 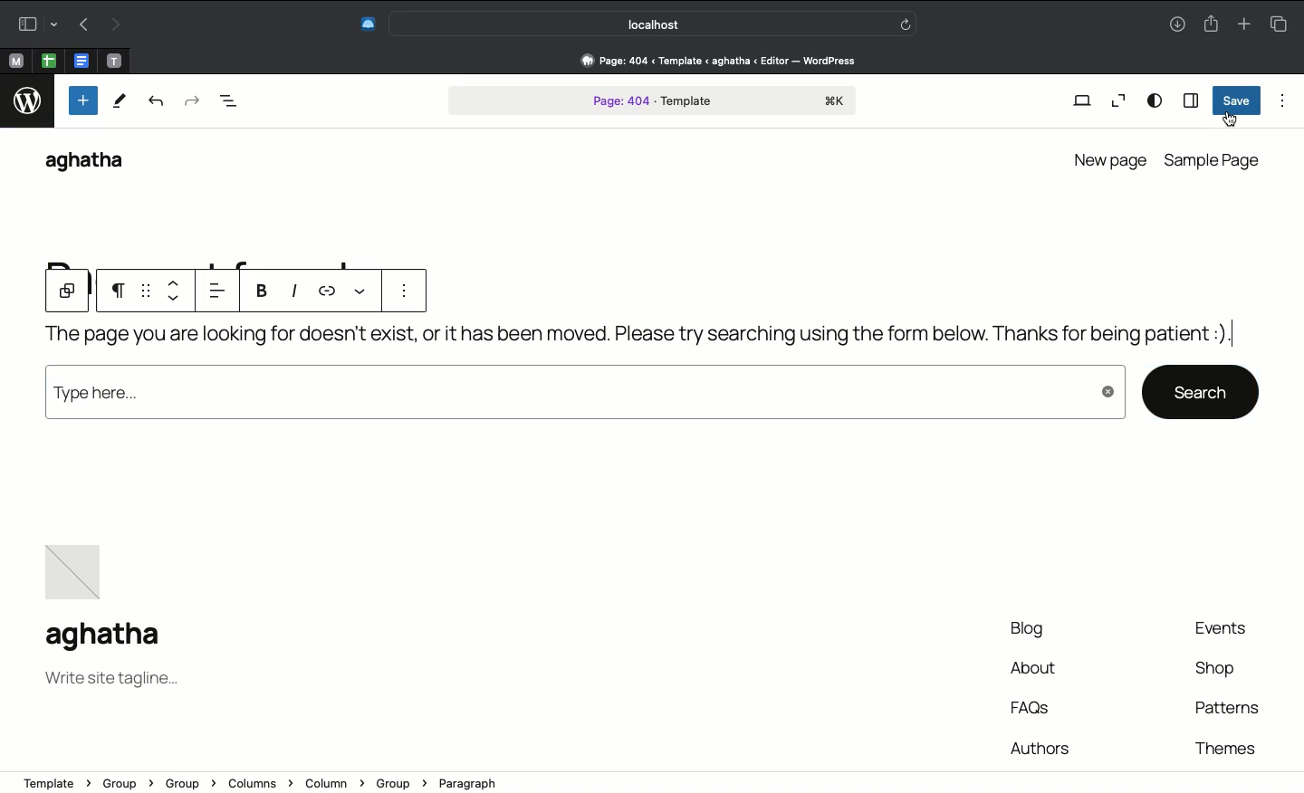 I want to click on Zoom out, so click(x=1116, y=101).